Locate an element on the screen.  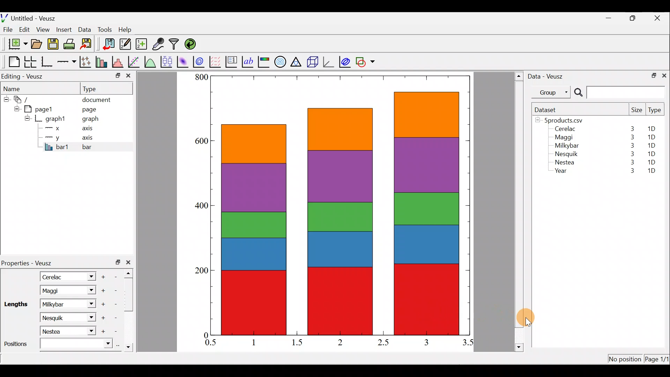
Create new dataset using ranges, parametrically, or as functions of existing datasets. is located at coordinates (142, 44).